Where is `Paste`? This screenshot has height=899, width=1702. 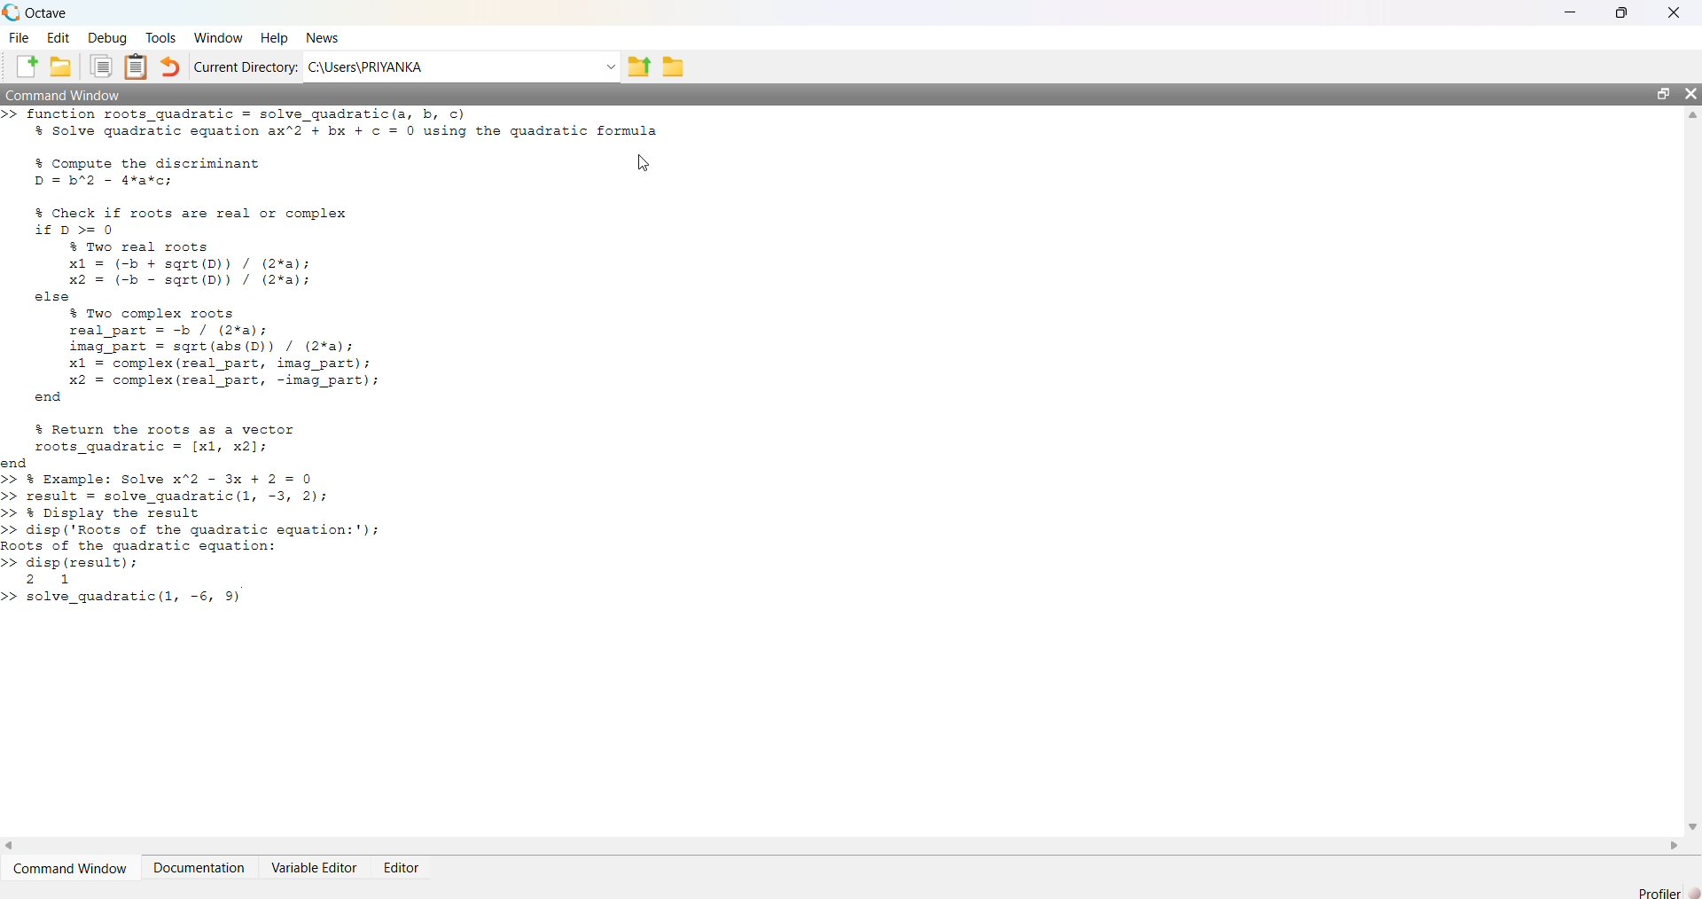
Paste is located at coordinates (138, 66).